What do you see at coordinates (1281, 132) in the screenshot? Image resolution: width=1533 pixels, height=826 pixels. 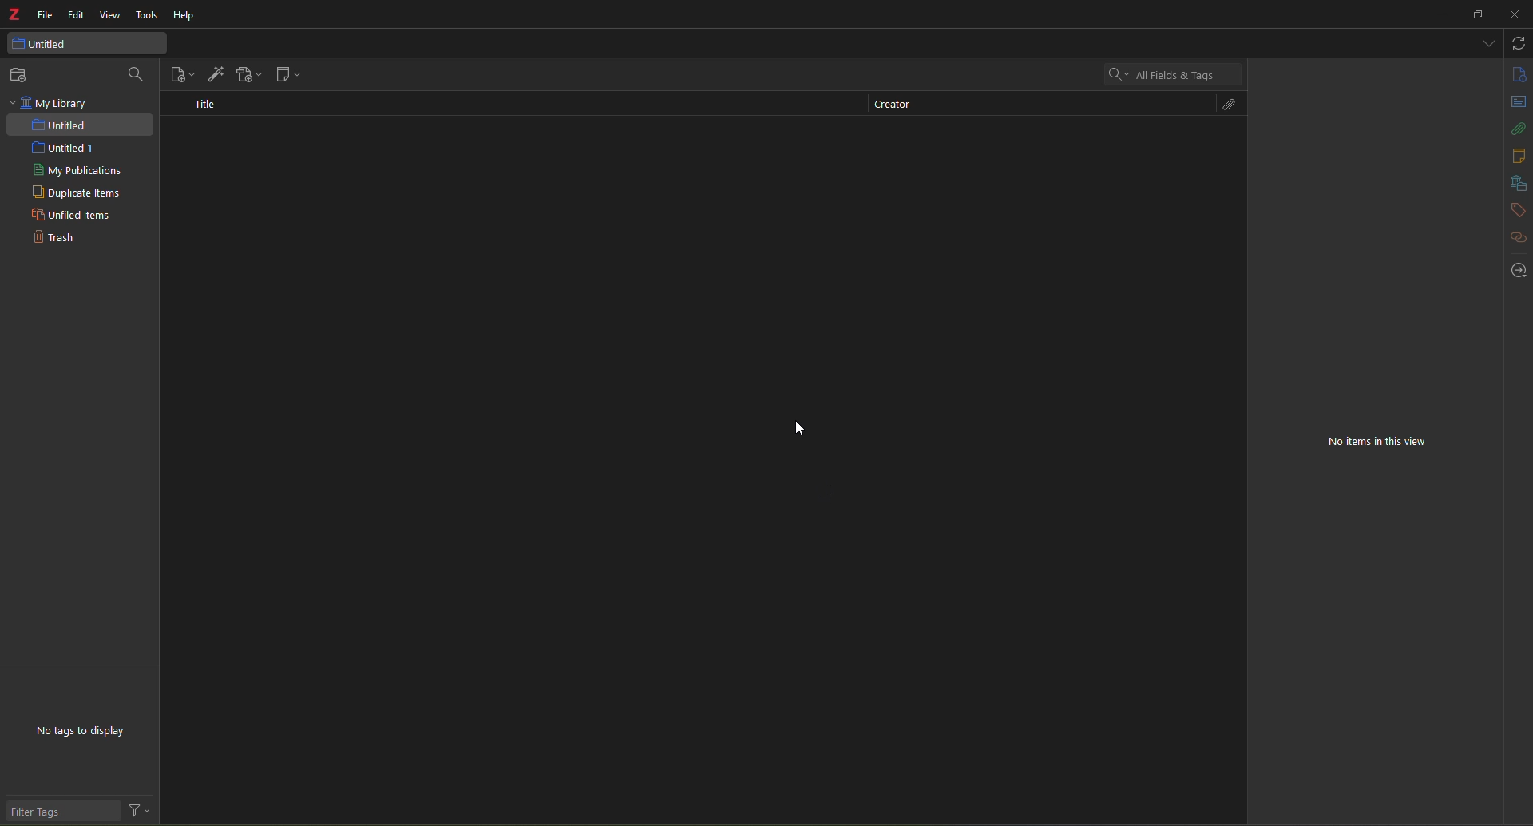 I see `abstract` at bounding box center [1281, 132].